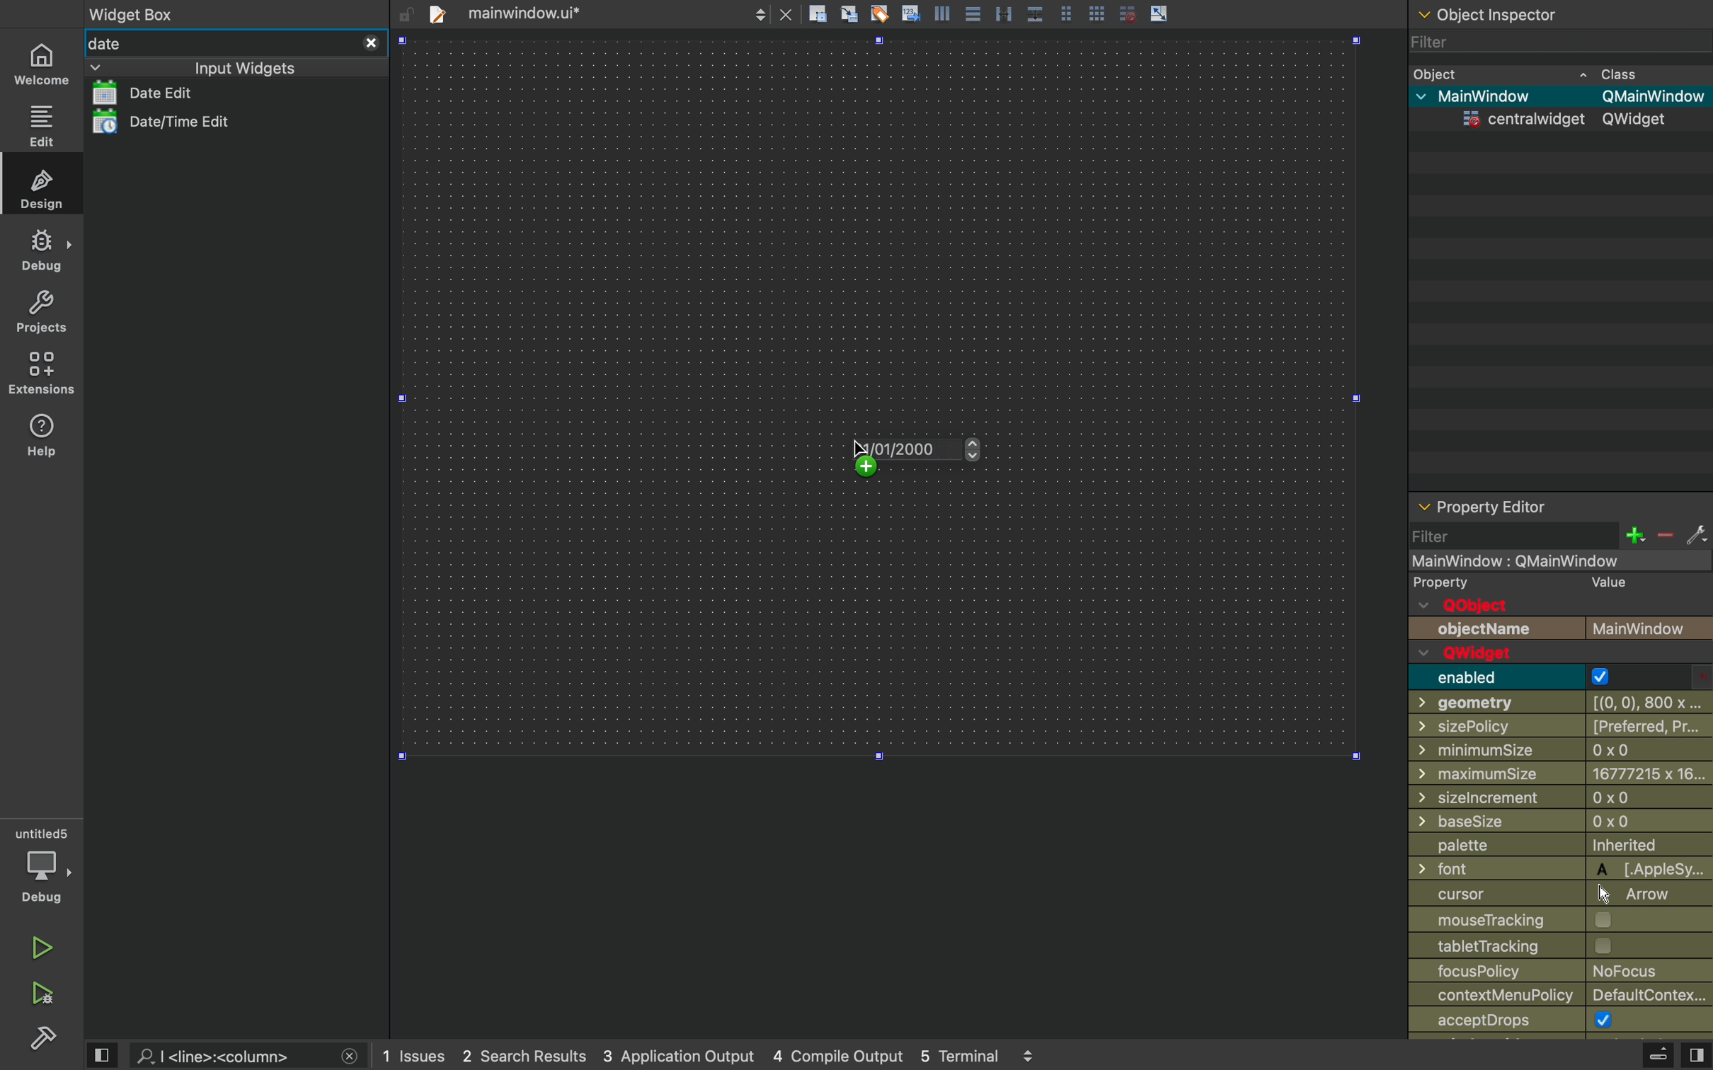 The image size is (1713, 1070). Describe the element at coordinates (1564, 123) in the screenshot. I see `centrawidget` at that location.